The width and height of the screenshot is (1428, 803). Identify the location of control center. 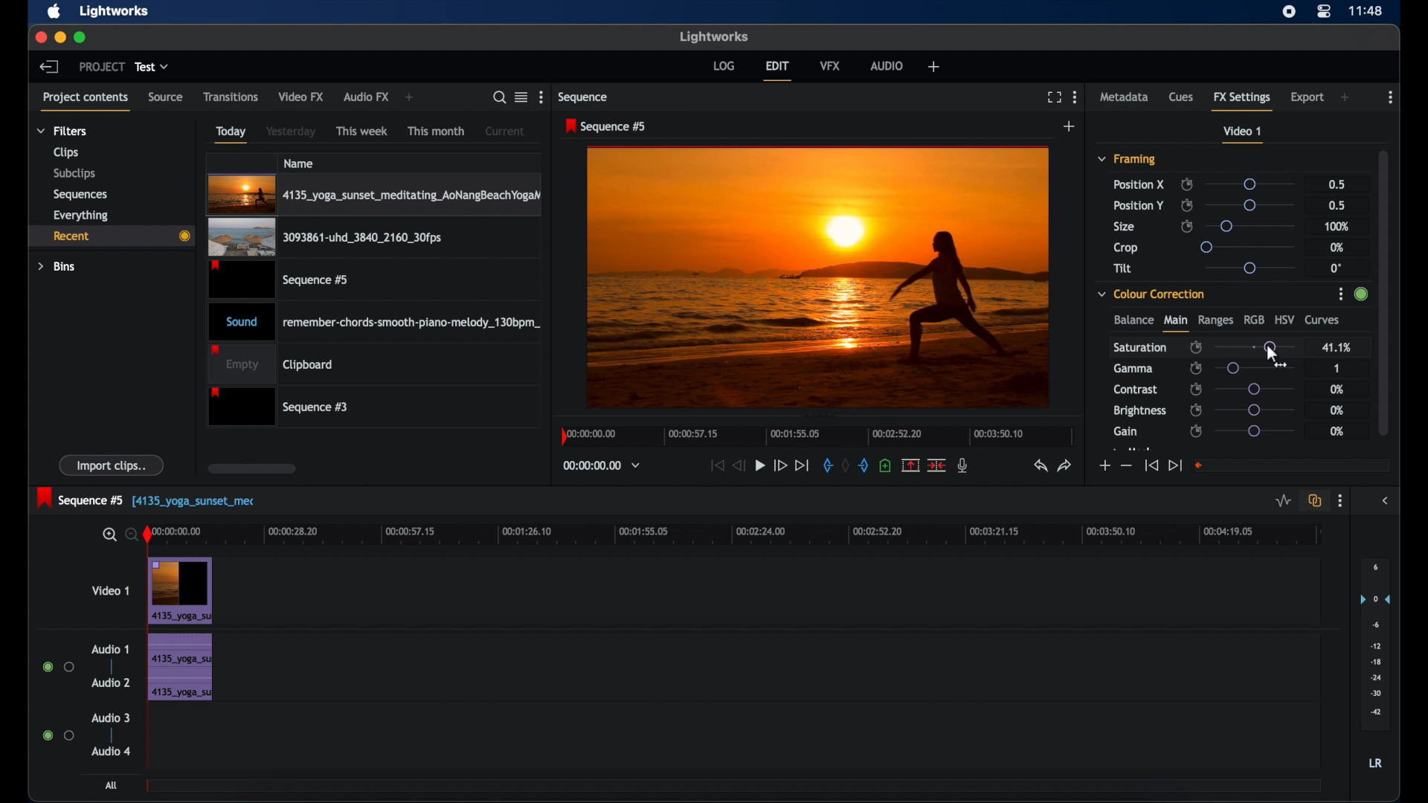
(1325, 11).